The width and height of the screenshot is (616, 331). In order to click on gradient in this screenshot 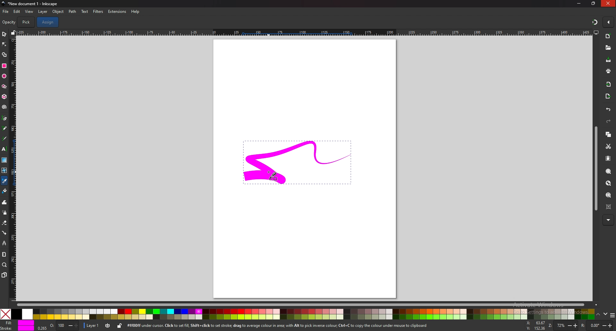, I will do `click(4, 159)`.